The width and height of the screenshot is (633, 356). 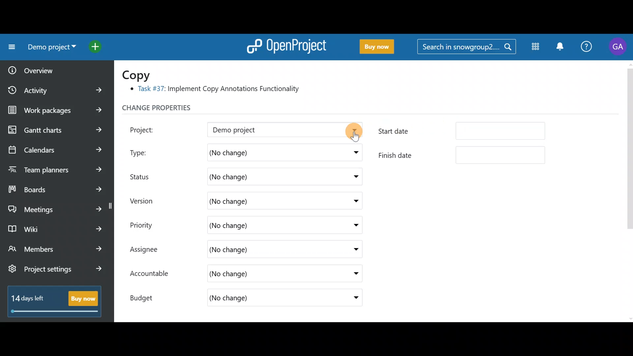 I want to click on Search in snowgroup?.... , so click(x=465, y=47).